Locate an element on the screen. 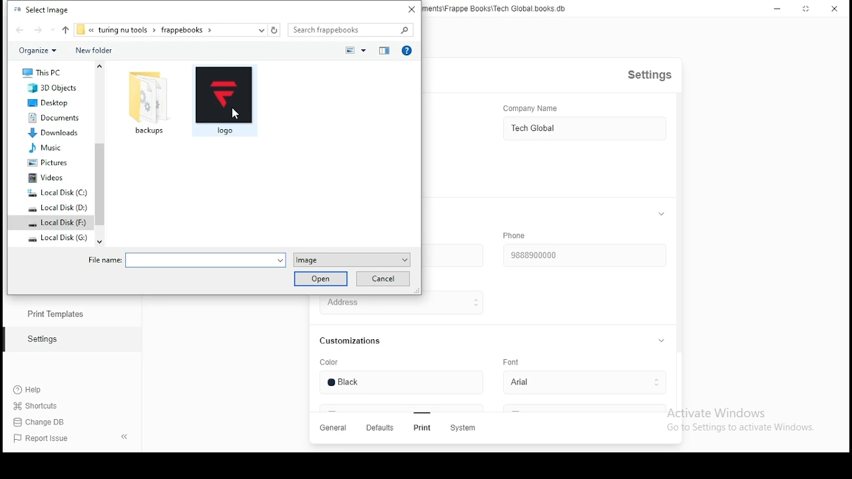 This screenshot has height=479, width=852. Color is located at coordinates (335, 363).